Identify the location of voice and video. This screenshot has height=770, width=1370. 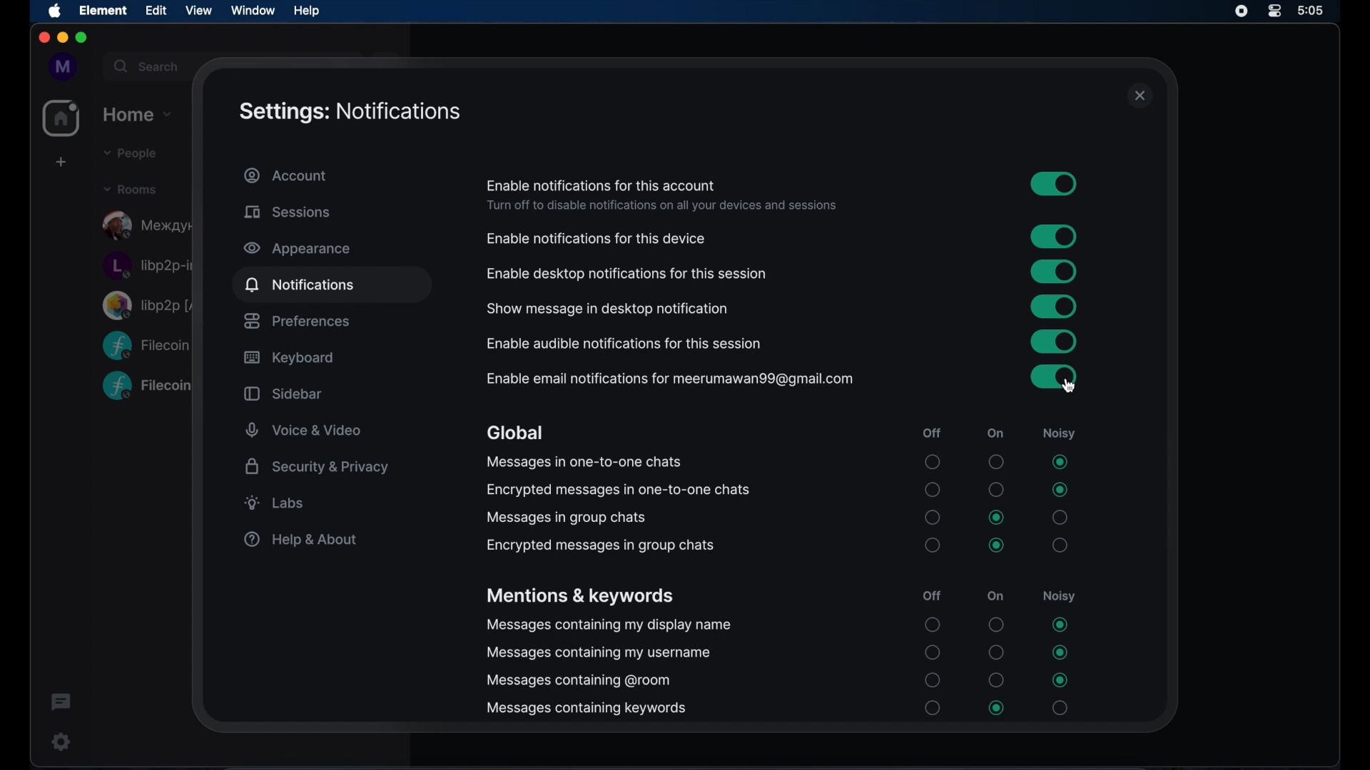
(304, 431).